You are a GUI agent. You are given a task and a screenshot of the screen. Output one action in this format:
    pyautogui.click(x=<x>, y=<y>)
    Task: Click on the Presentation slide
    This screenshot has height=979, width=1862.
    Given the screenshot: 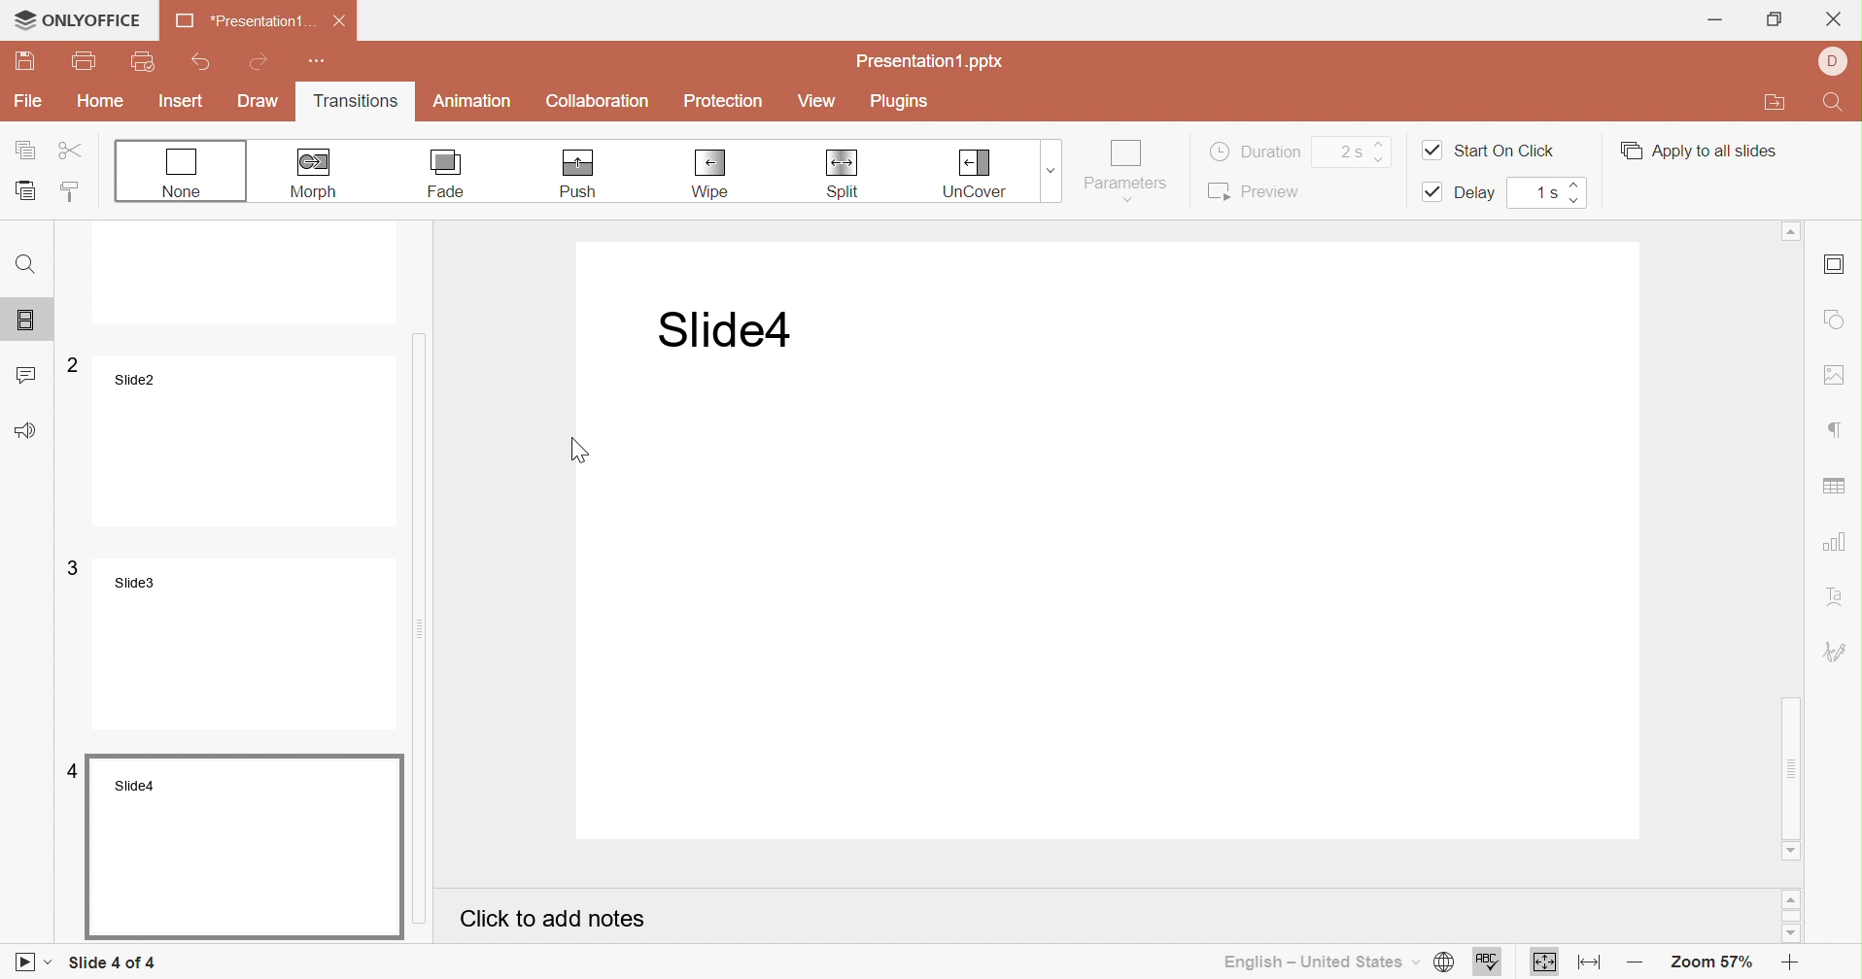 What is the action you would take?
    pyautogui.click(x=1118, y=543)
    